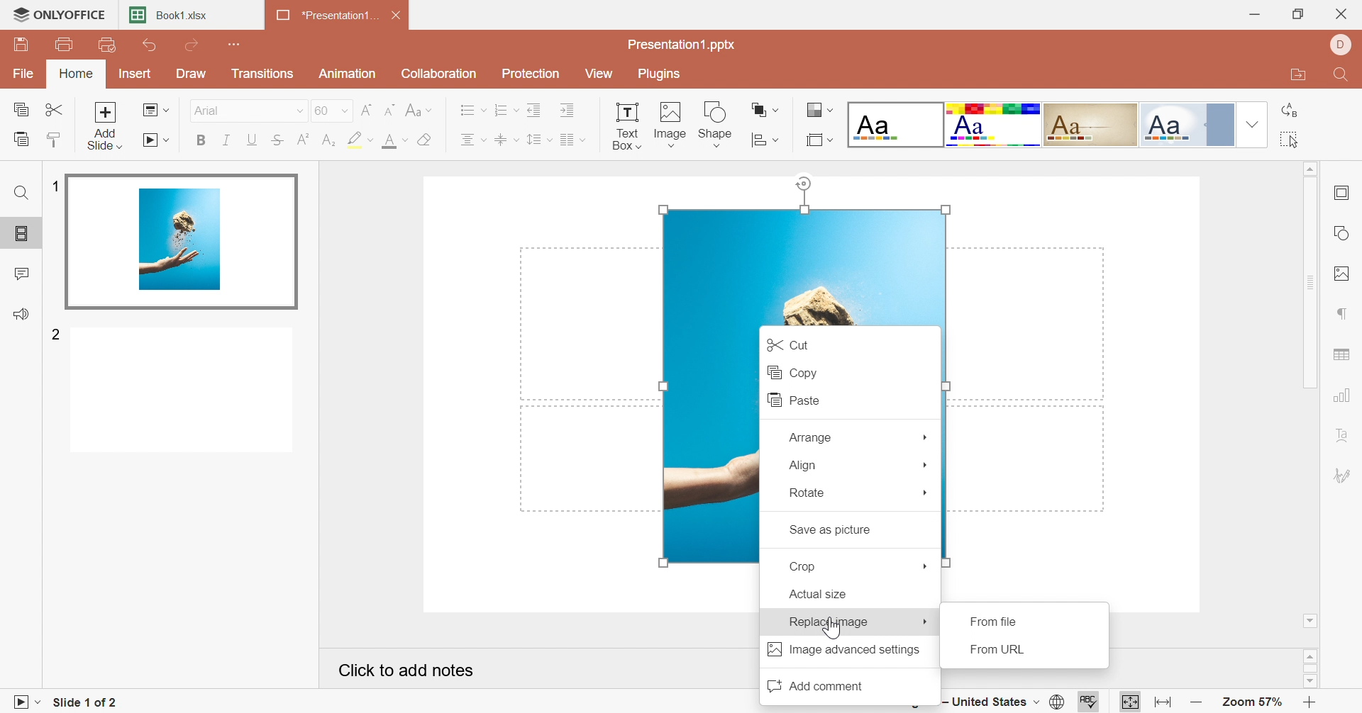 Image resolution: width=1362 pixels, height=713 pixels. Describe the element at coordinates (834, 631) in the screenshot. I see `cursor` at that location.